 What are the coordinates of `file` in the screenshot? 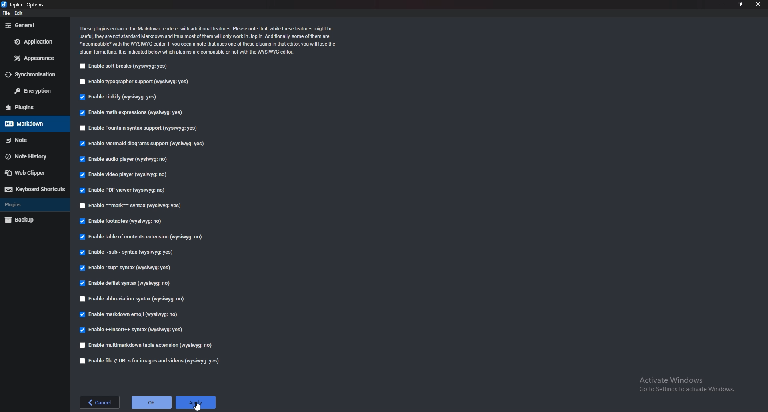 It's located at (6, 13).